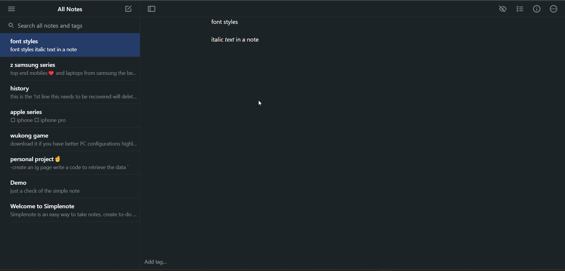  I want to click on actions, so click(555, 8).